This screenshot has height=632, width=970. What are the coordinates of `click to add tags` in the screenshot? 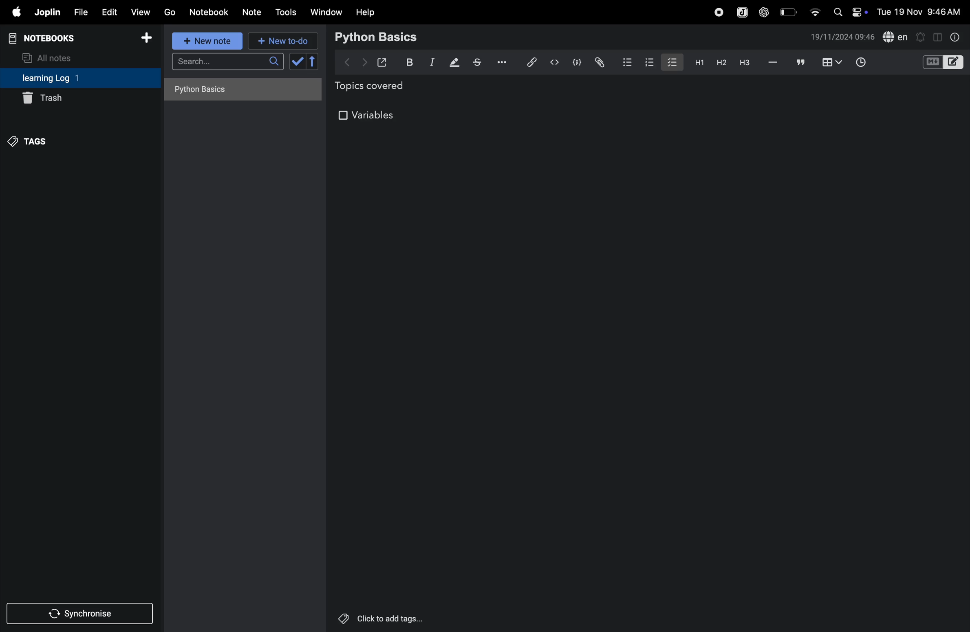 It's located at (378, 617).